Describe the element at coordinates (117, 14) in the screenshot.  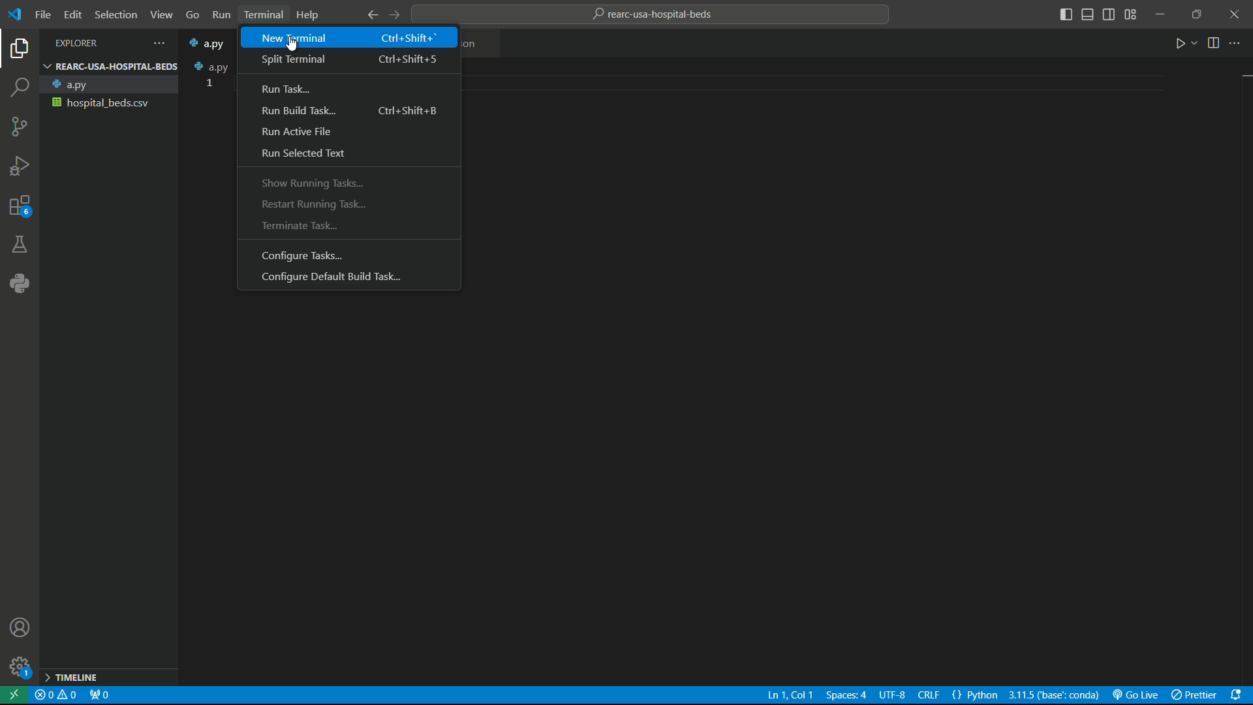
I see `selection menu` at that location.